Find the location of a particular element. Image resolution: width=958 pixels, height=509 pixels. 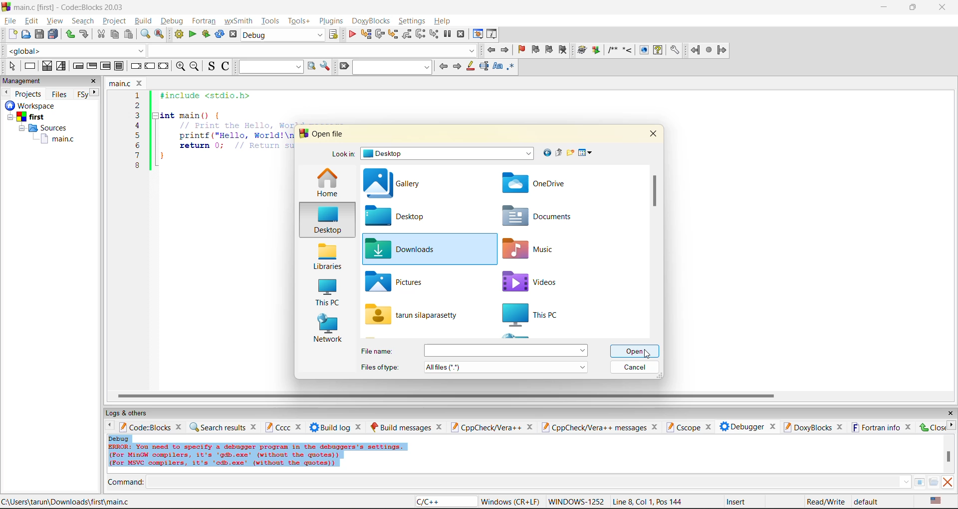

cccc is located at coordinates (277, 427).